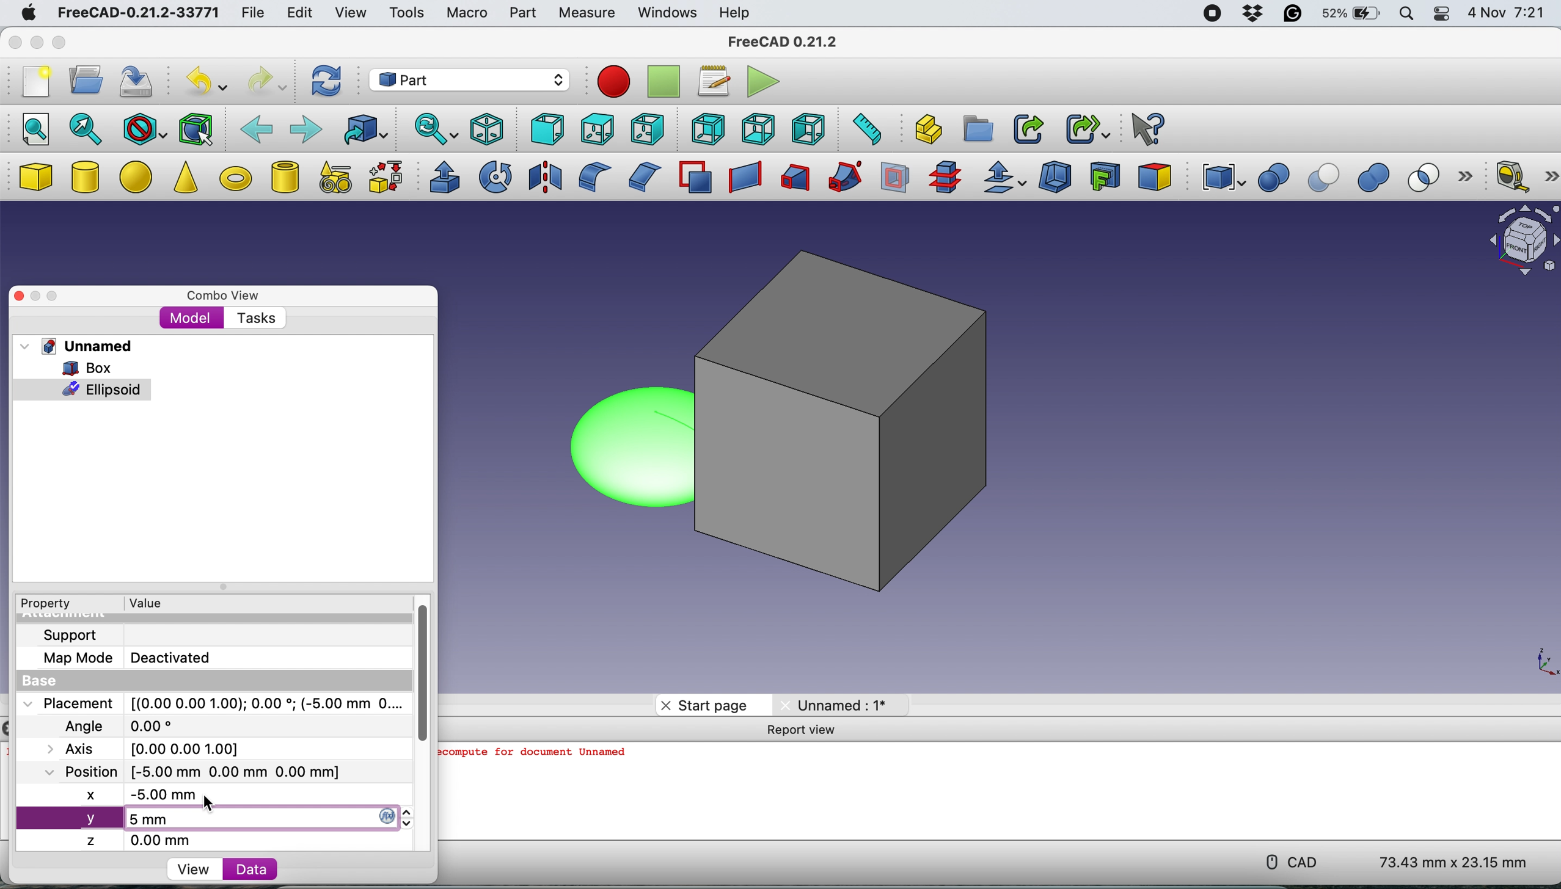  Describe the element at coordinates (191, 317) in the screenshot. I see `model` at that location.